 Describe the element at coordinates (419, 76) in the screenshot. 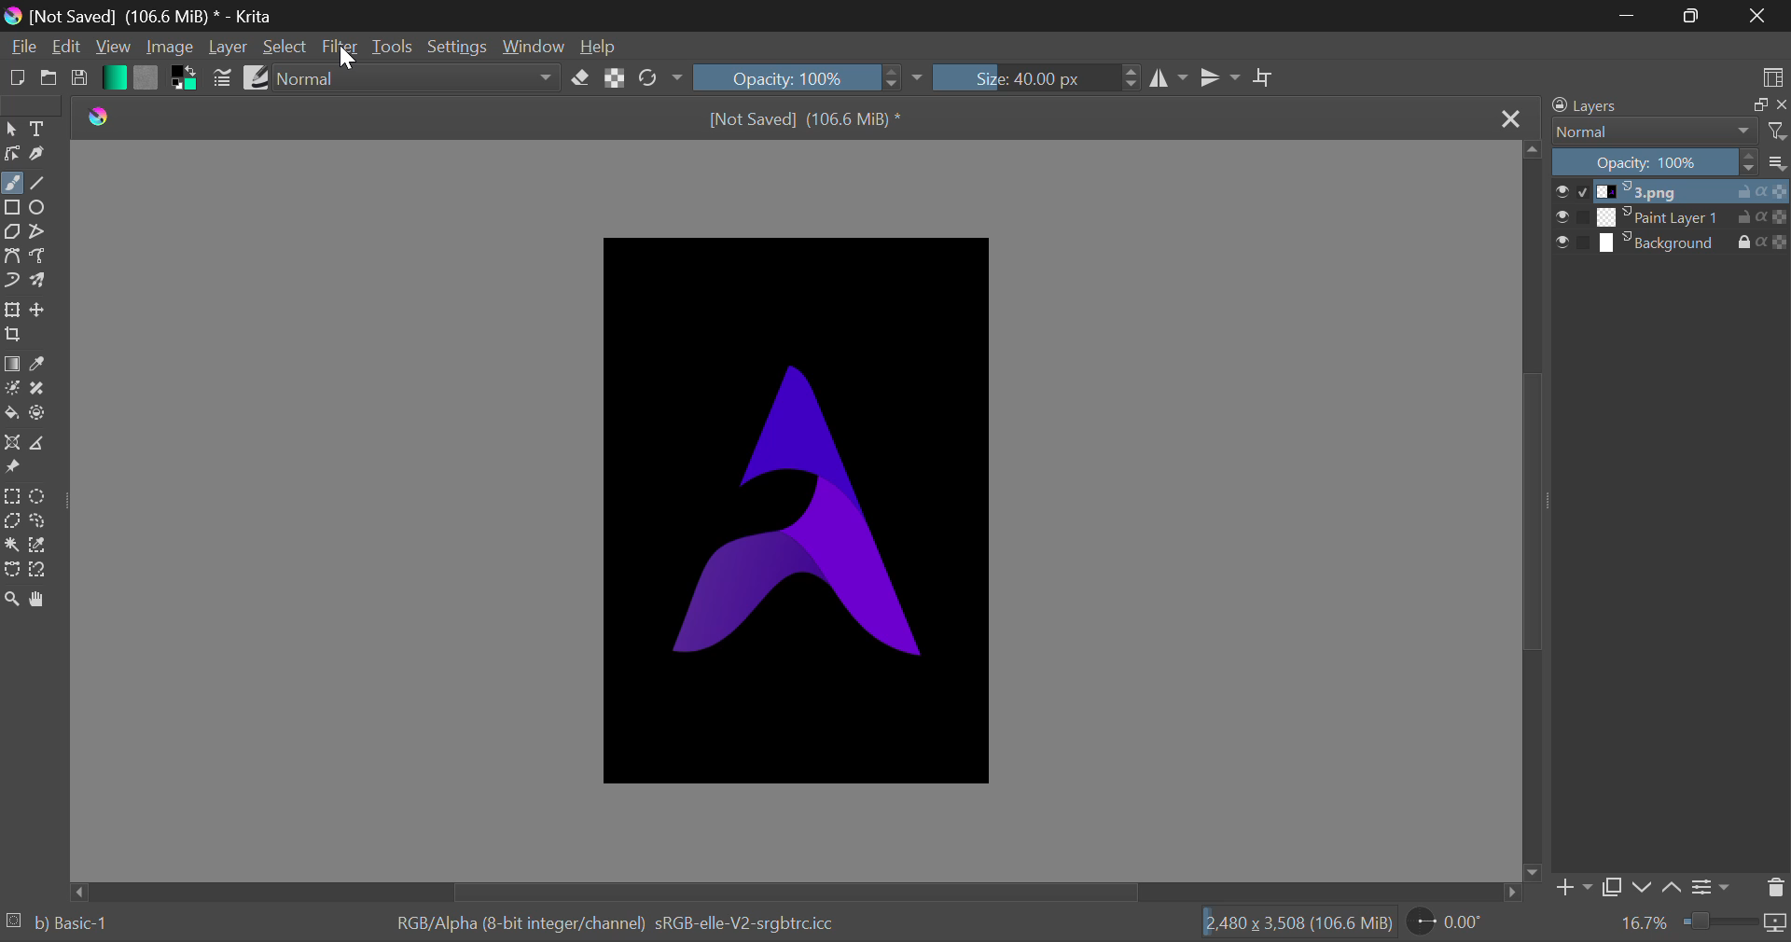

I see `Normal` at that location.